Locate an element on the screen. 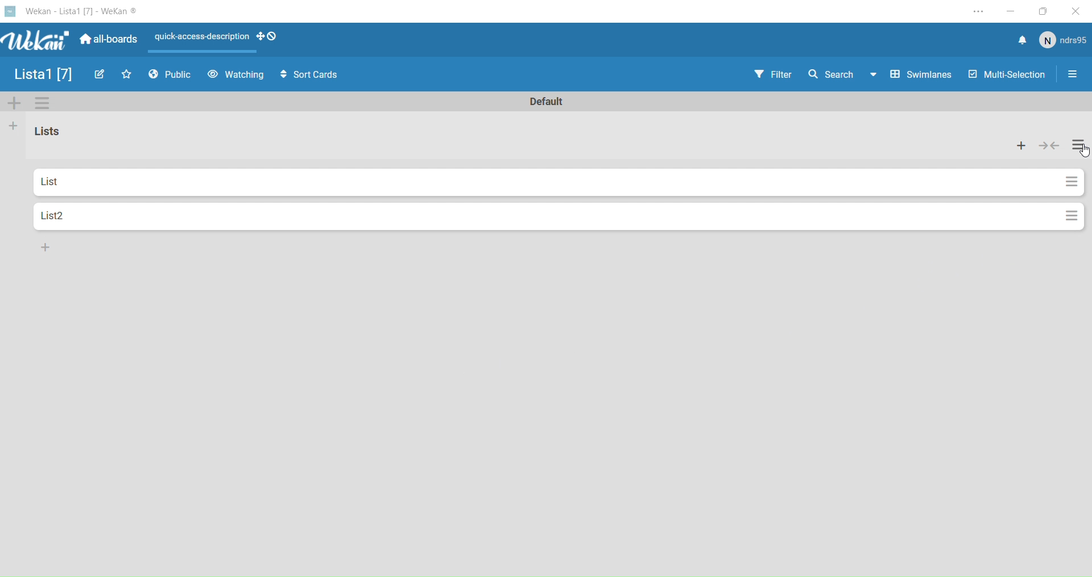  actions is located at coordinates (1072, 182).